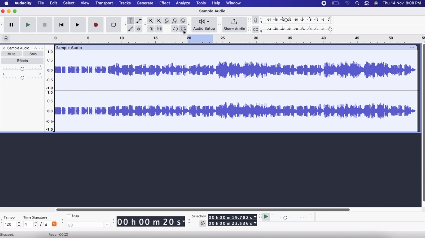 The height and width of the screenshot is (238, 425). Describe the element at coordinates (204, 25) in the screenshot. I see `Audio Setup` at that location.